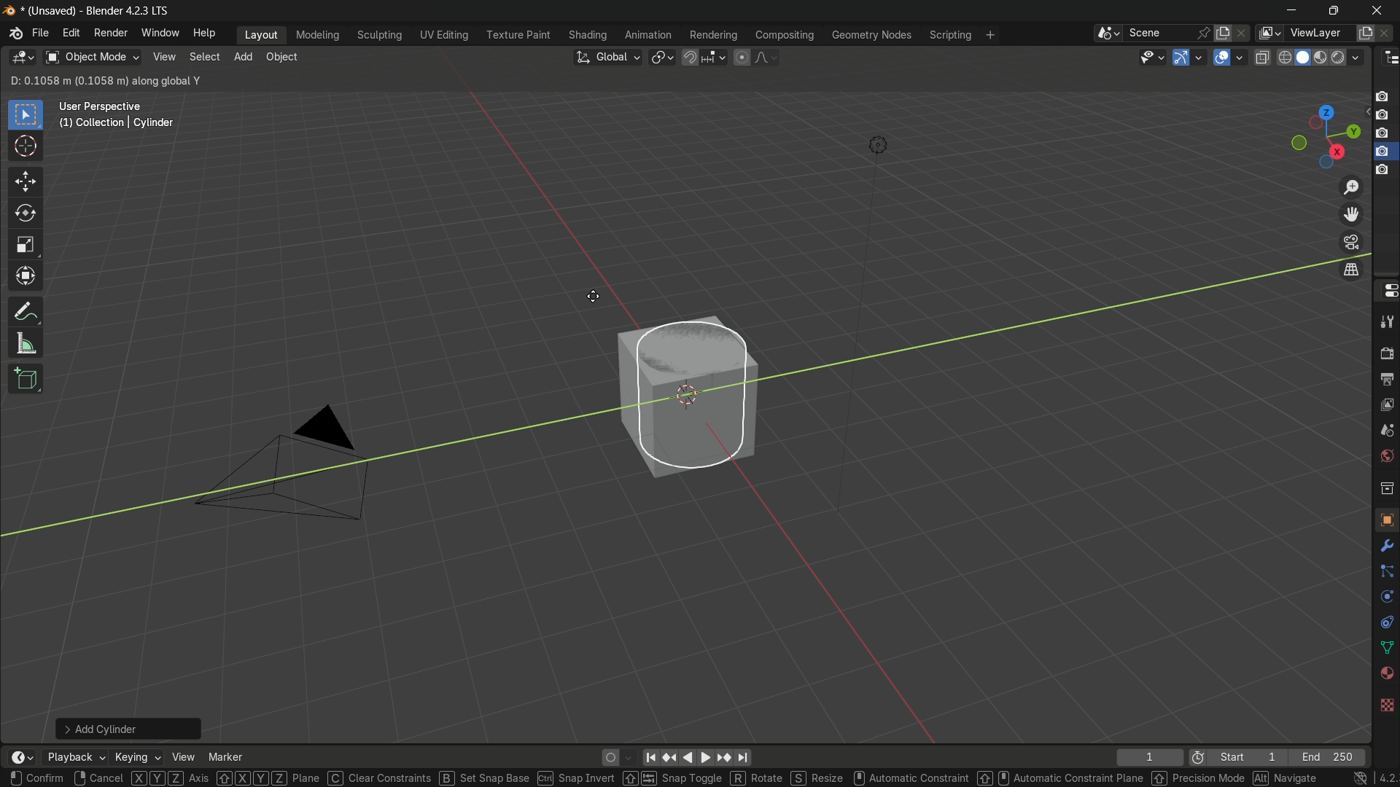  What do you see at coordinates (1384, 488) in the screenshot?
I see `collection` at bounding box center [1384, 488].